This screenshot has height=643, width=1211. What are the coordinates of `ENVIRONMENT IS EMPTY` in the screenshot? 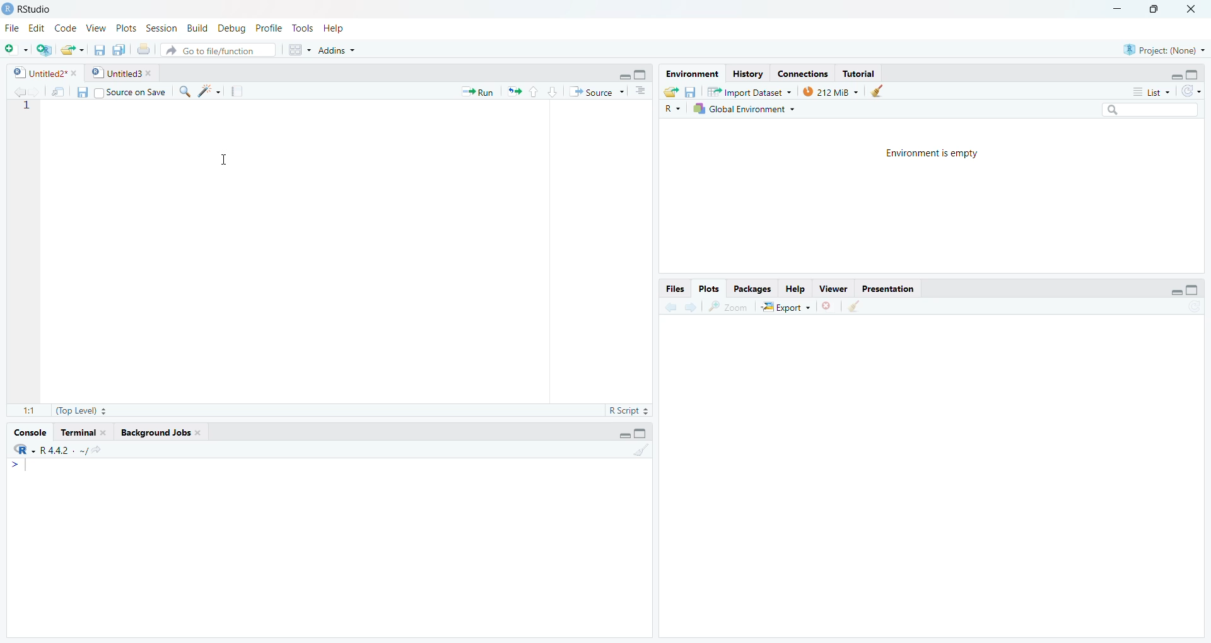 It's located at (952, 159).